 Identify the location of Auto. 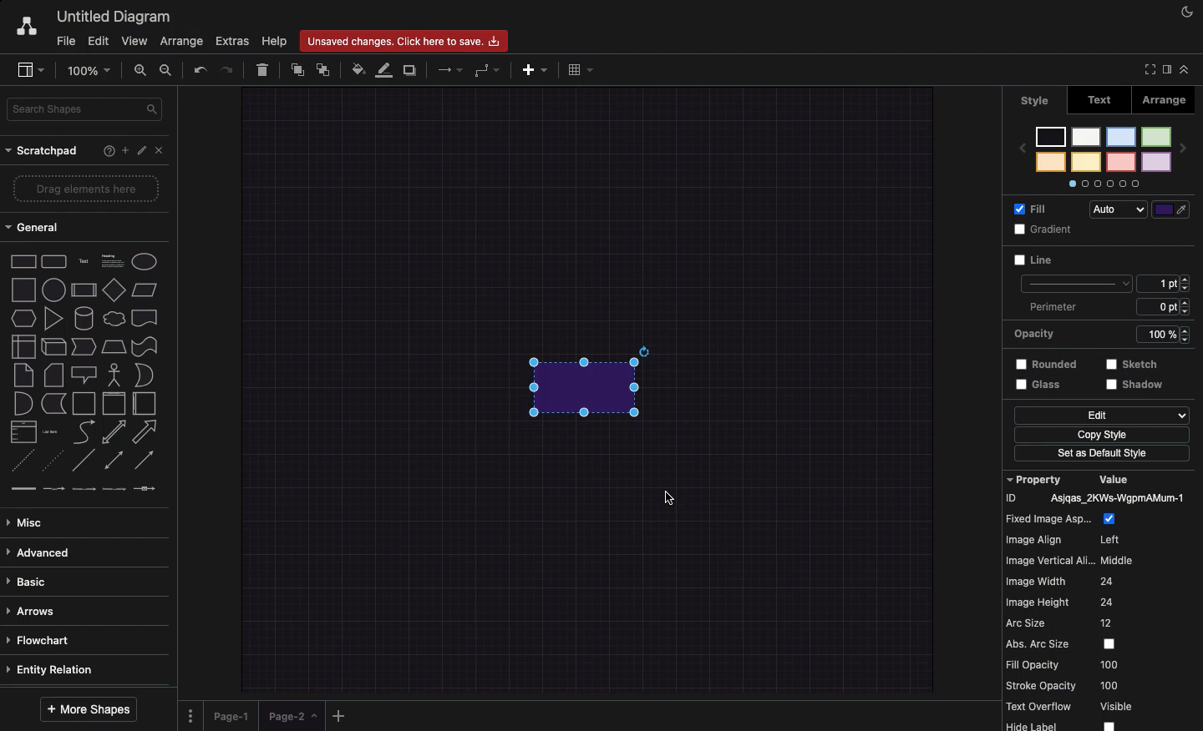
(1122, 210).